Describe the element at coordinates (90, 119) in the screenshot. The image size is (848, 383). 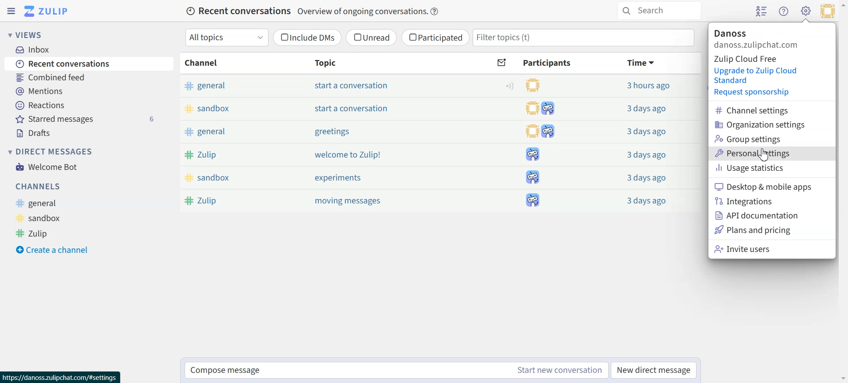
I see `Starred messages` at that location.